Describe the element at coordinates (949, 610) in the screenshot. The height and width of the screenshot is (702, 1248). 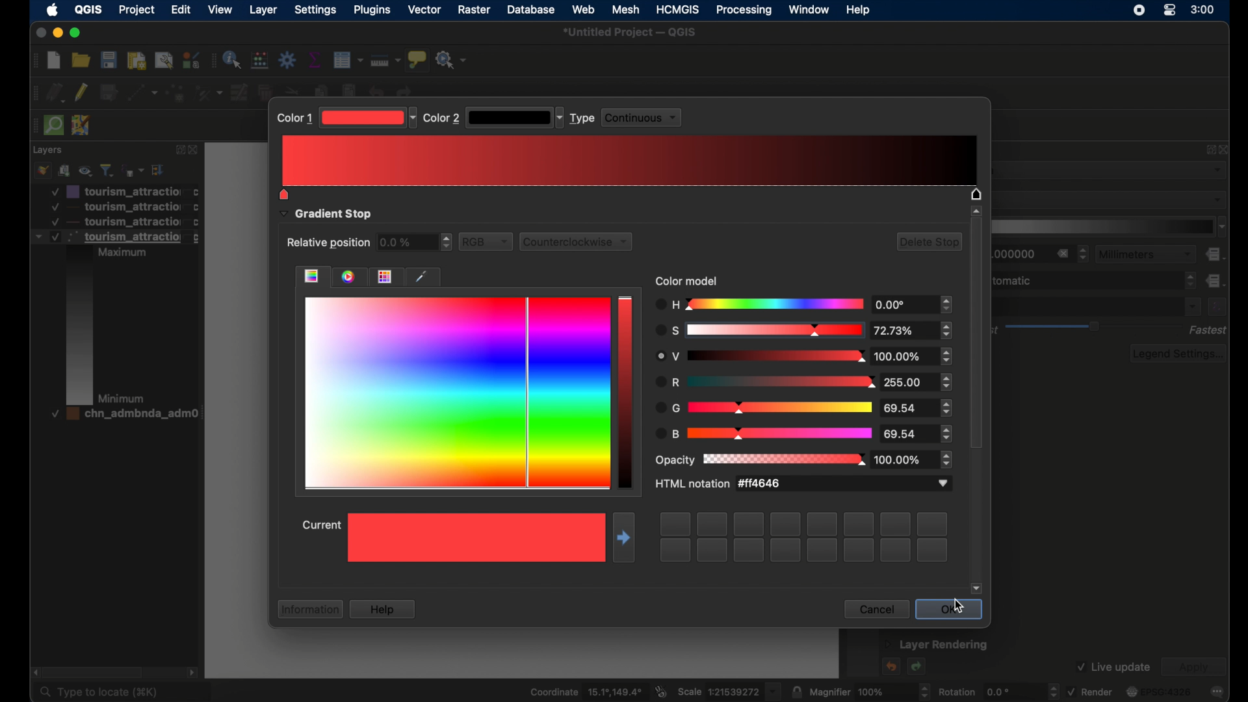
I see `ok` at that location.